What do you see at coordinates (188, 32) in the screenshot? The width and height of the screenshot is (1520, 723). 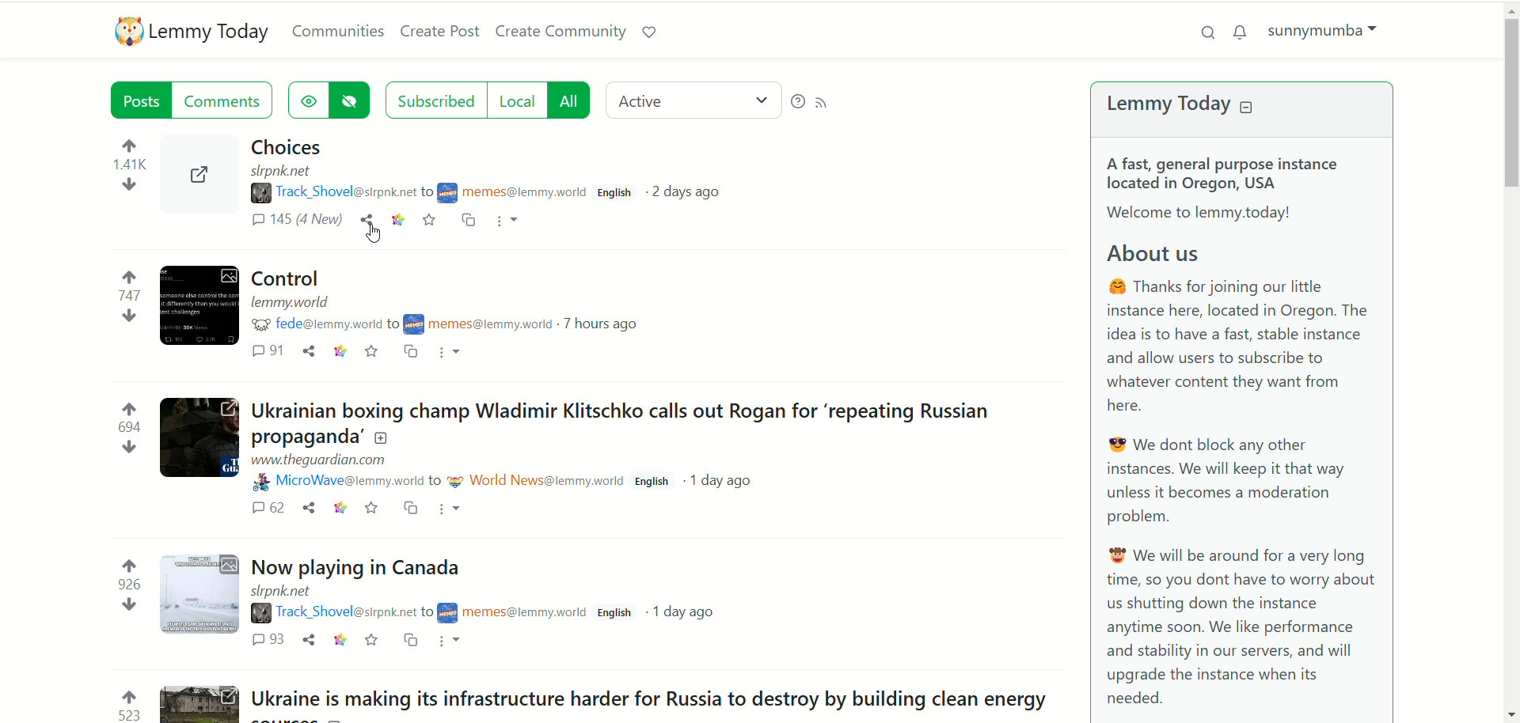 I see `lemmy today logo and name` at bounding box center [188, 32].